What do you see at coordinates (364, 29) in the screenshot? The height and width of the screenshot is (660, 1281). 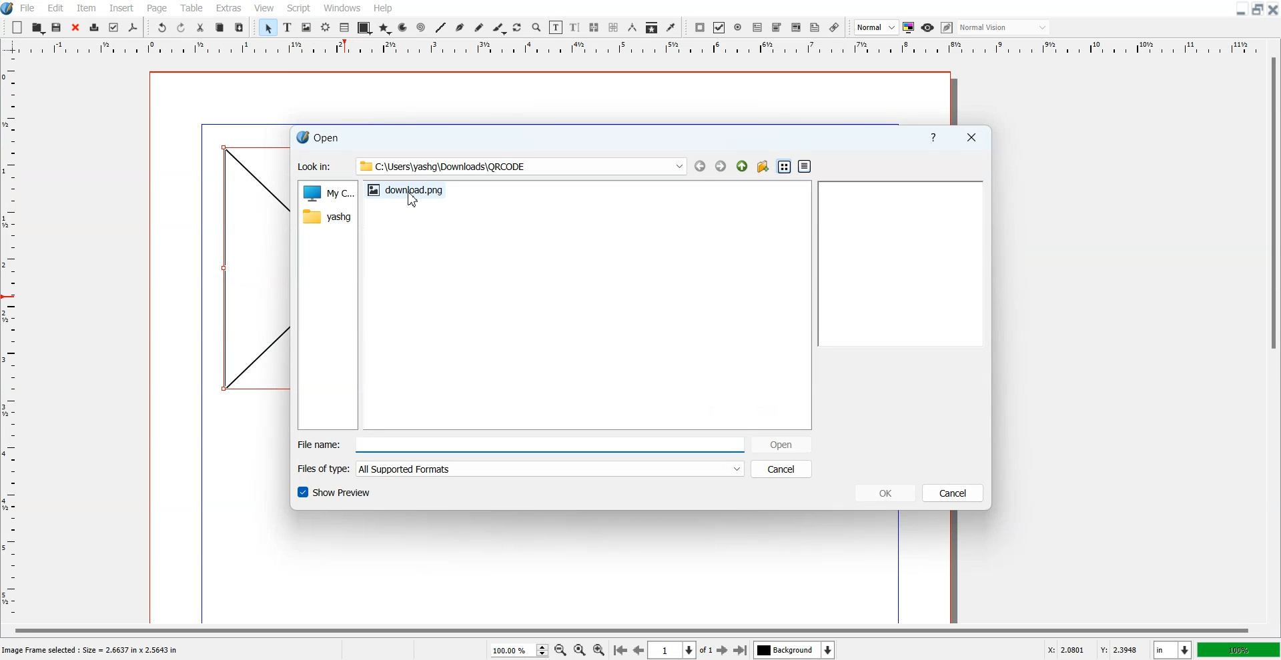 I see `Shape` at bounding box center [364, 29].